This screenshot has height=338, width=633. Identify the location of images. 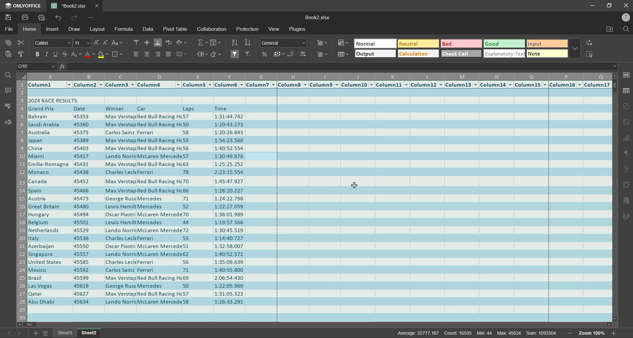
(626, 123).